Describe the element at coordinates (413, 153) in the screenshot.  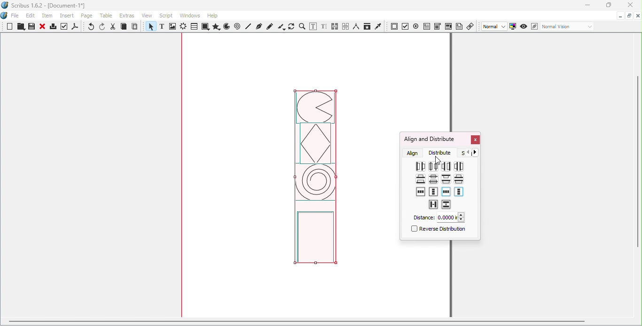
I see `Align` at that location.